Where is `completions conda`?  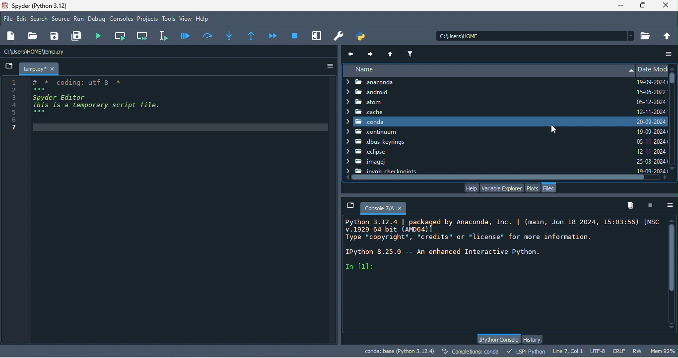
completions conda is located at coordinates (472, 352).